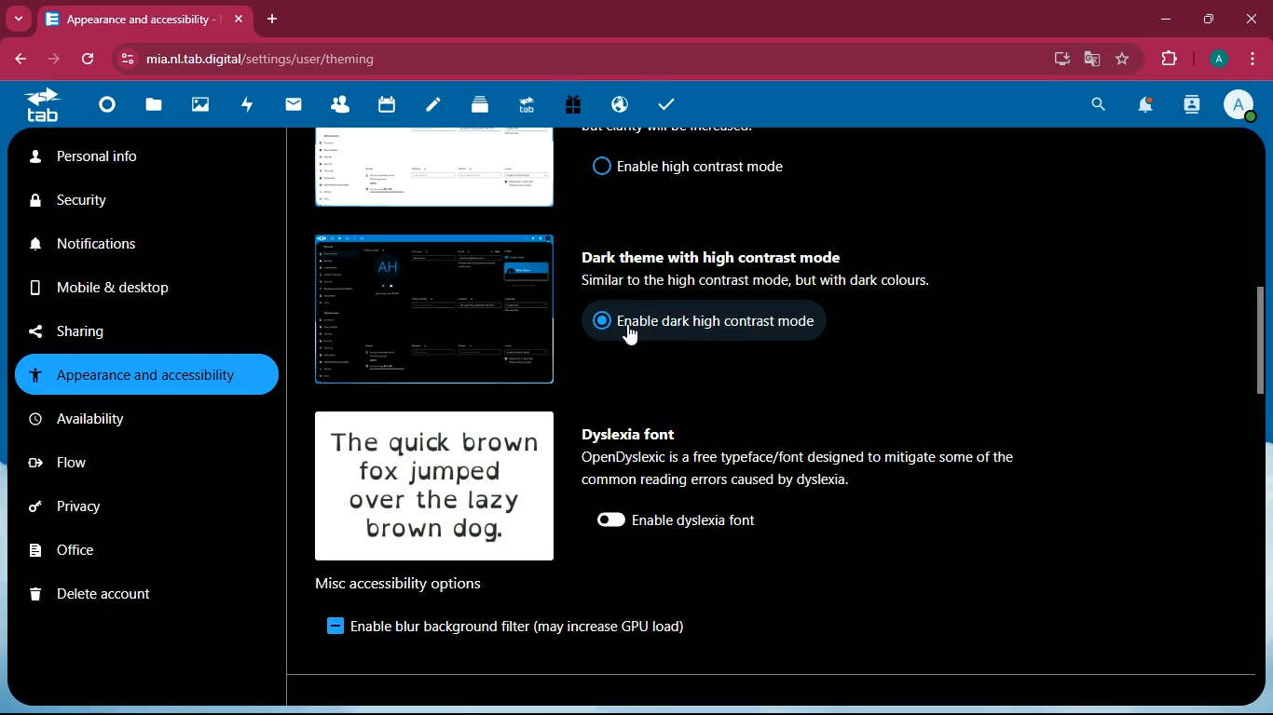 This screenshot has width=1273, height=715. I want to click on menu, so click(1255, 59).